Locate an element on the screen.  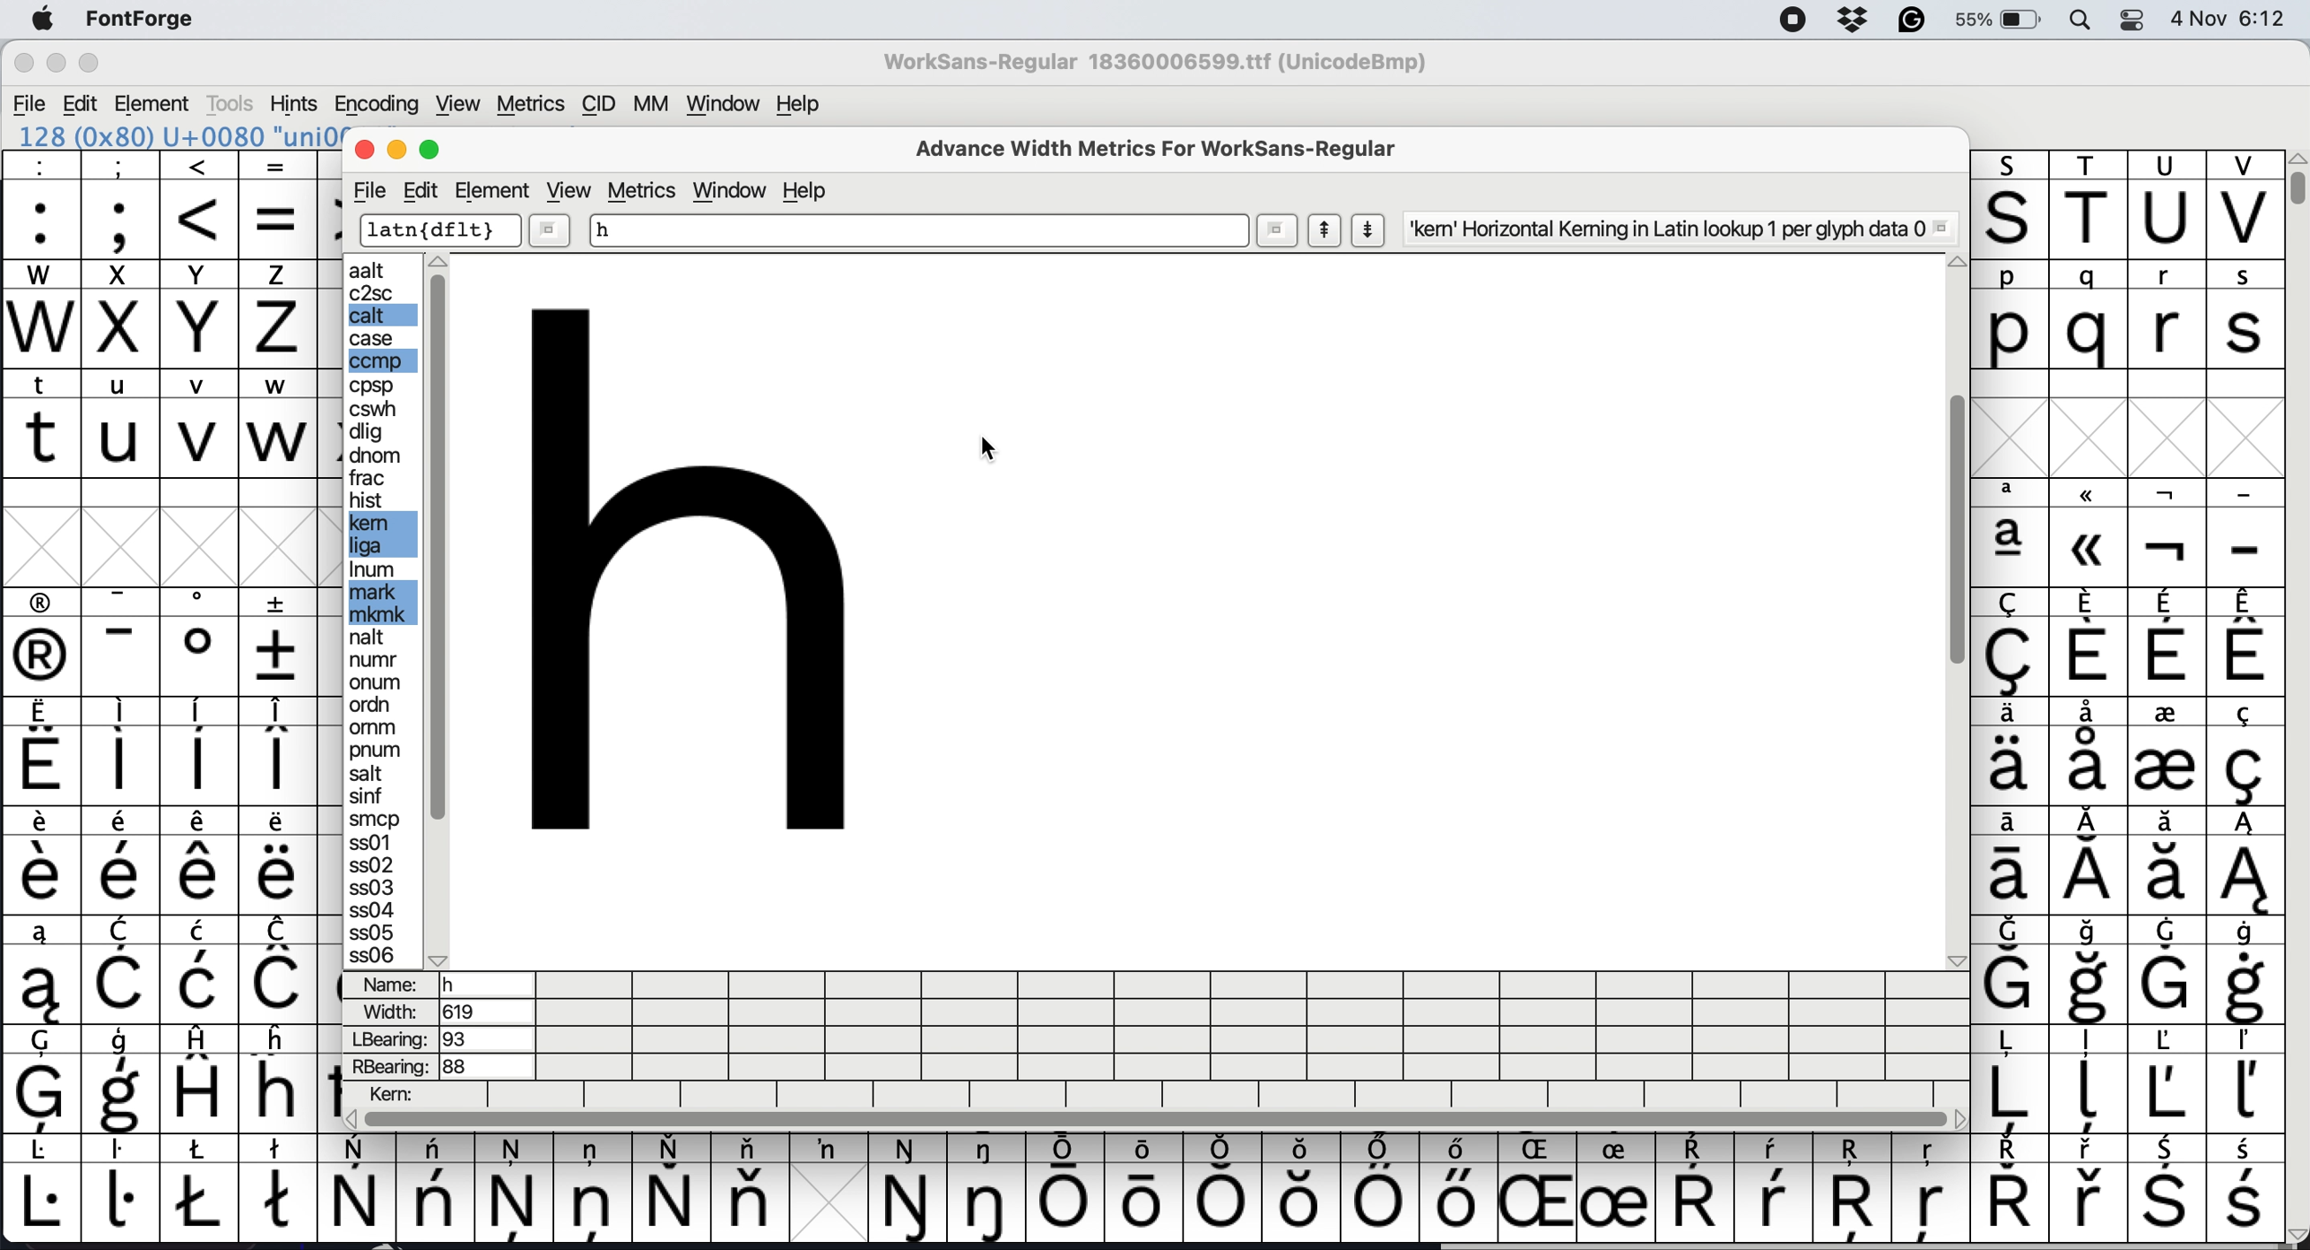
special characters is located at coordinates (168, 711).